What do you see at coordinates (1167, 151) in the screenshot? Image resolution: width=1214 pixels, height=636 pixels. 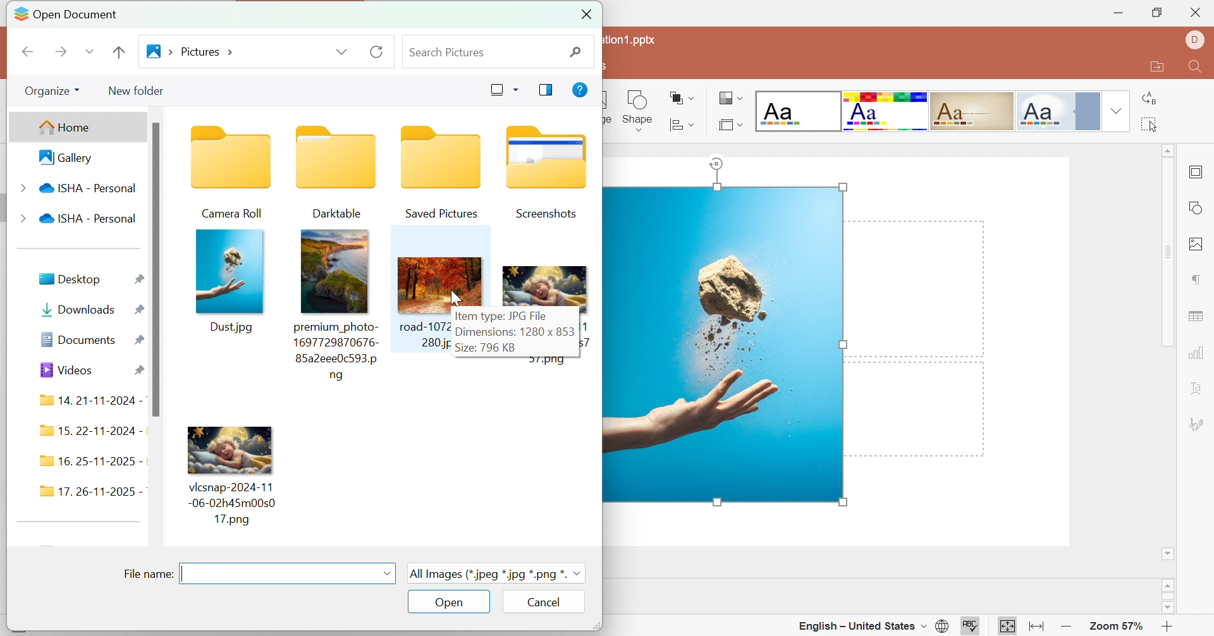 I see `Scroll Up` at bounding box center [1167, 151].